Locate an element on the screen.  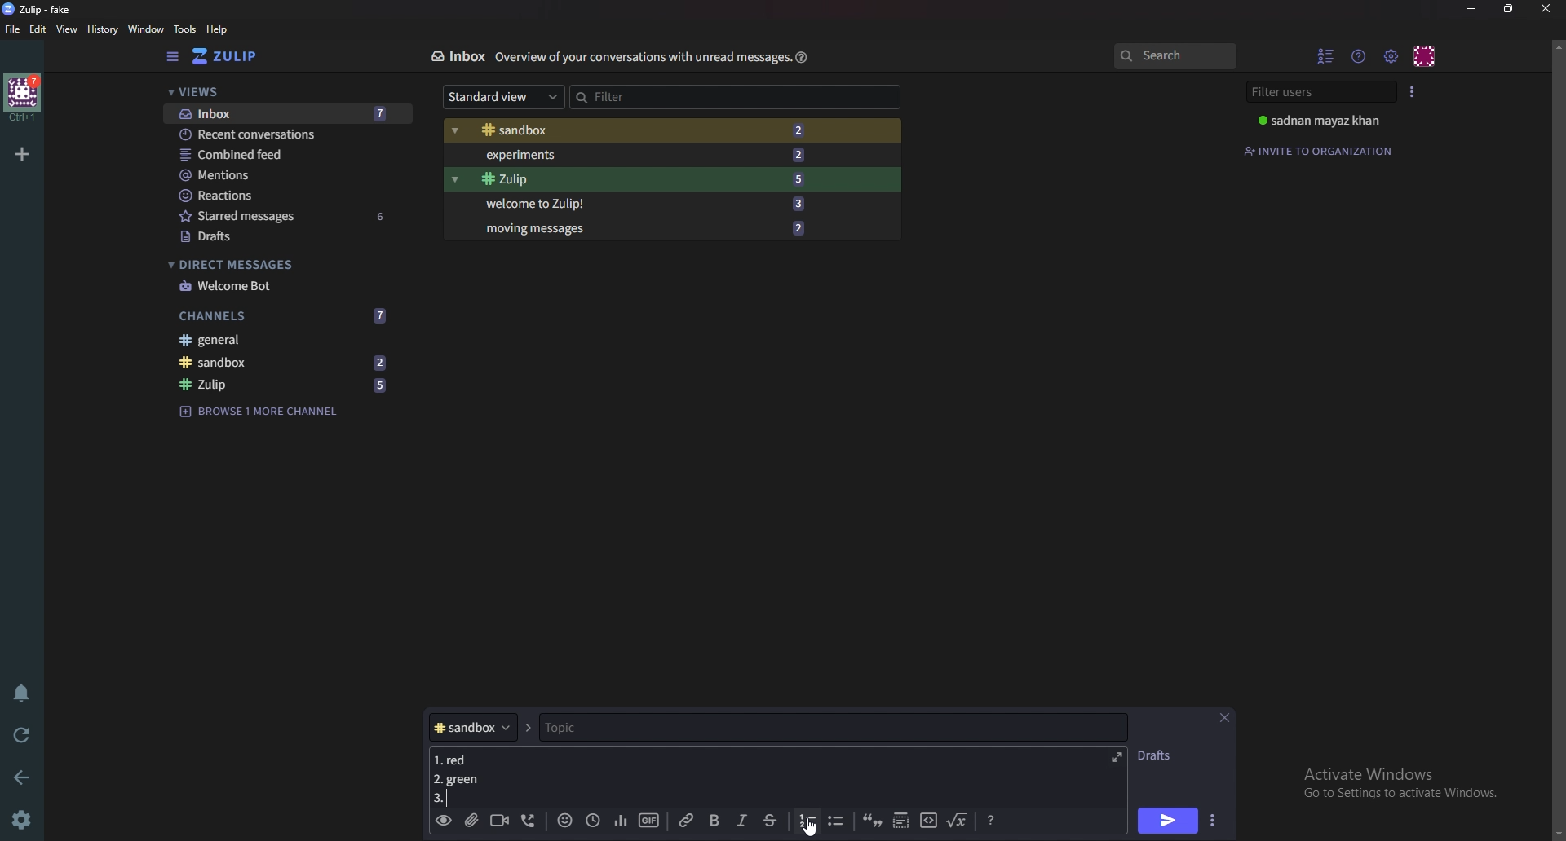
Filter is located at coordinates (644, 95).